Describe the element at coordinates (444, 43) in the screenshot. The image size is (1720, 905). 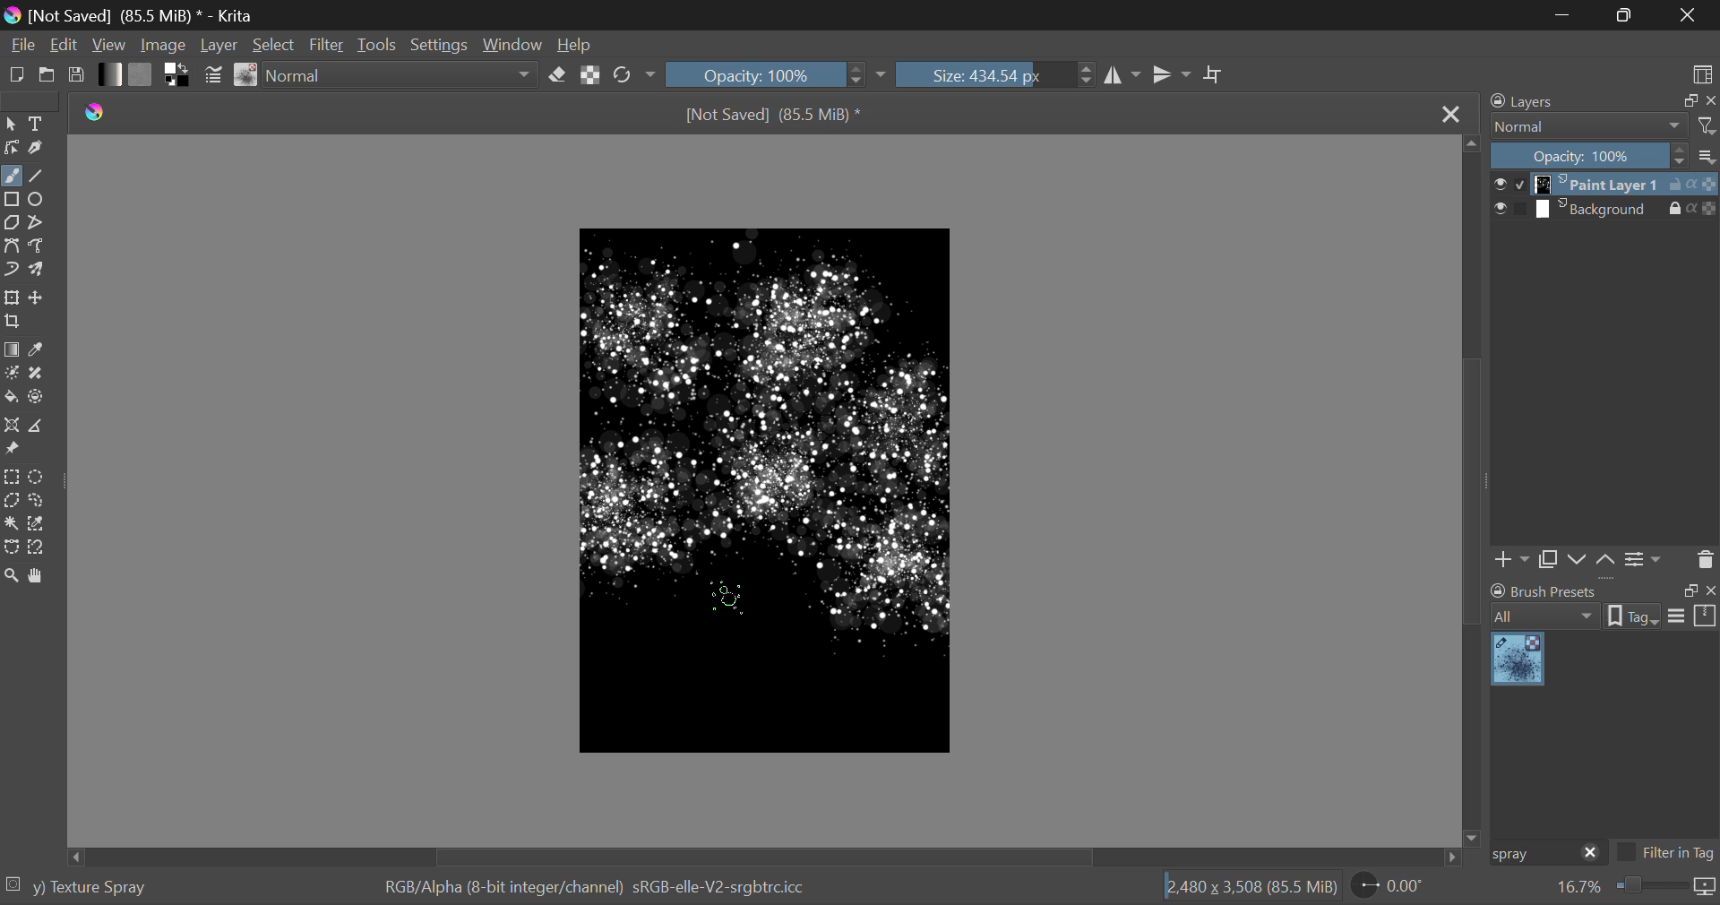
I see `Settings` at that location.